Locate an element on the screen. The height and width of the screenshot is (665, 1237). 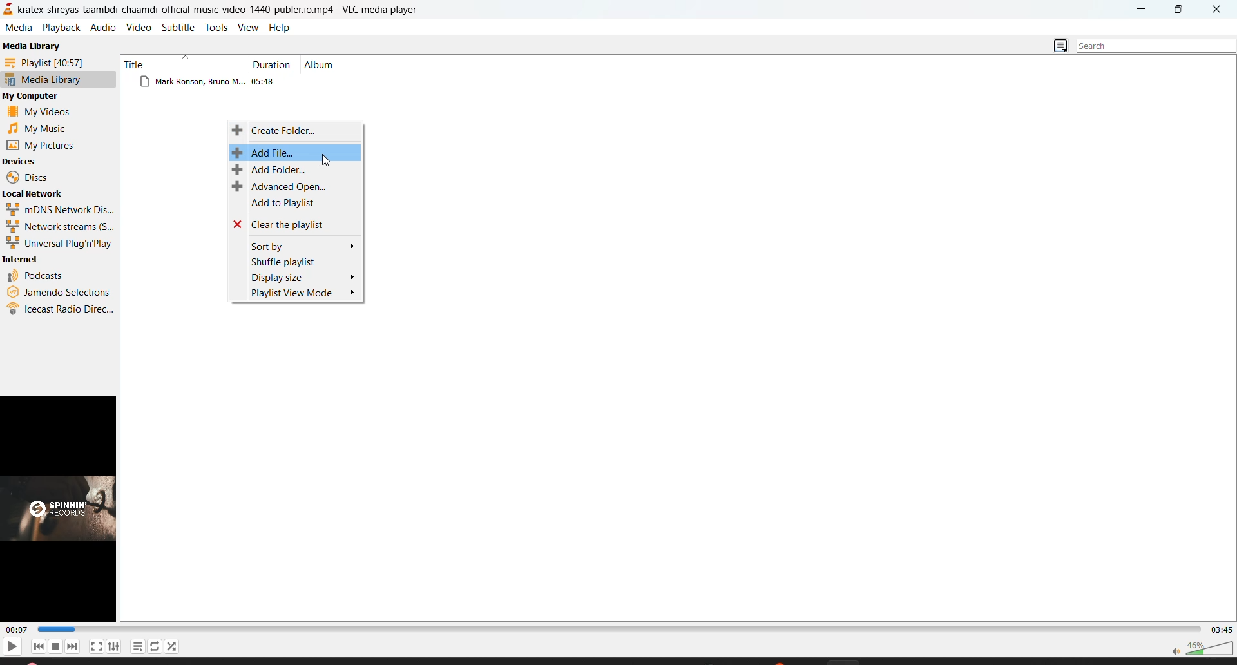
playback is located at coordinates (61, 27).